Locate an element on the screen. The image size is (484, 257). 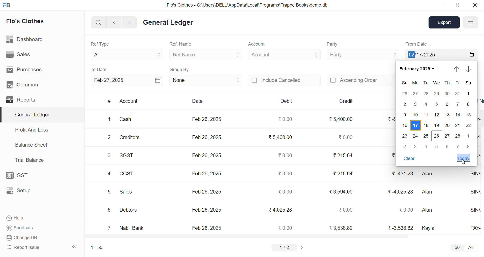
24 is located at coordinates (416, 136).